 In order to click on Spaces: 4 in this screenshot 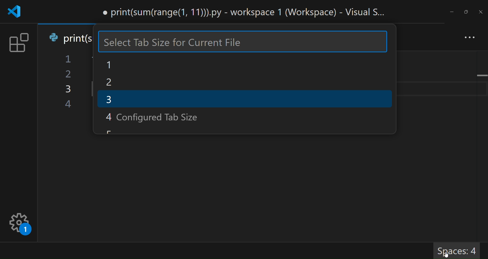, I will do `click(460, 251)`.